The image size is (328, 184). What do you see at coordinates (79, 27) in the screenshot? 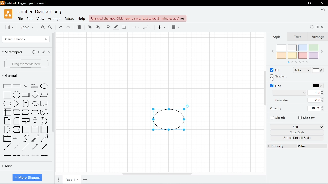
I see `Delete` at bounding box center [79, 27].